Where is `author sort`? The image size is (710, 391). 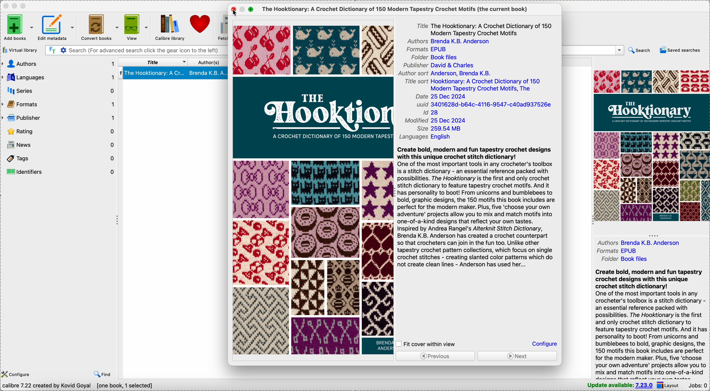 author sort is located at coordinates (446, 73).